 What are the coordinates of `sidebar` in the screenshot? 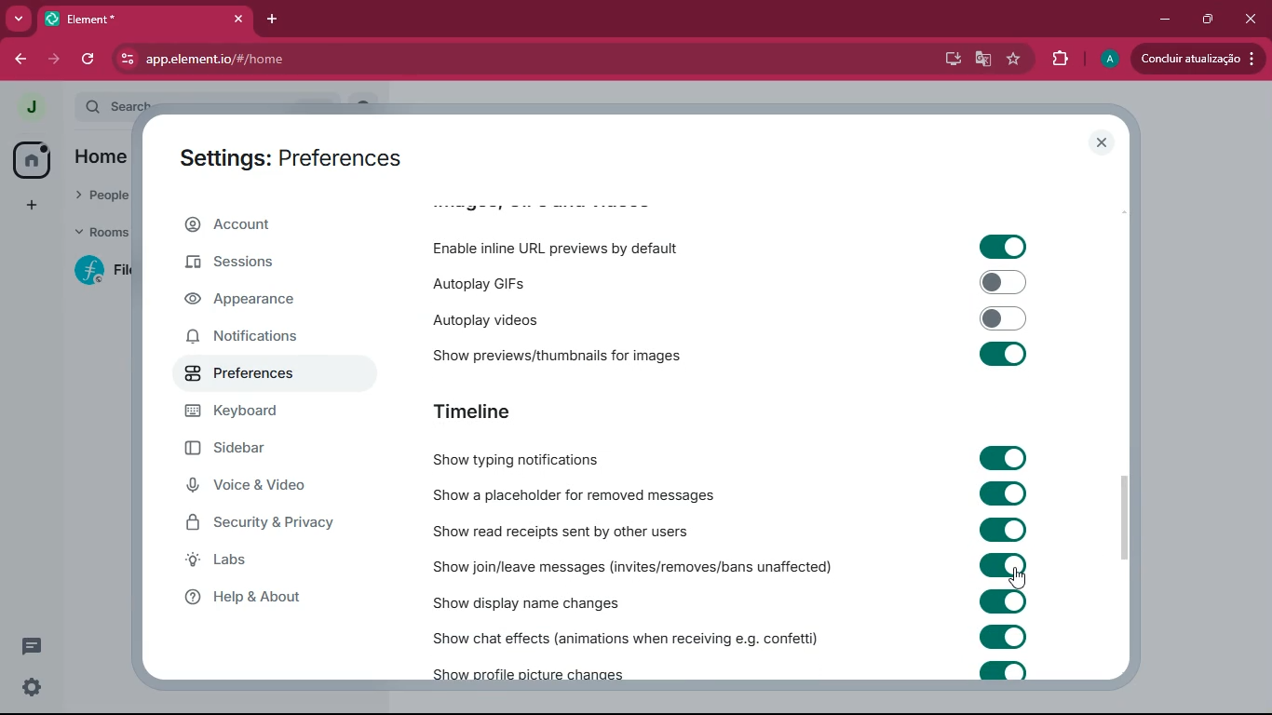 It's located at (253, 449).